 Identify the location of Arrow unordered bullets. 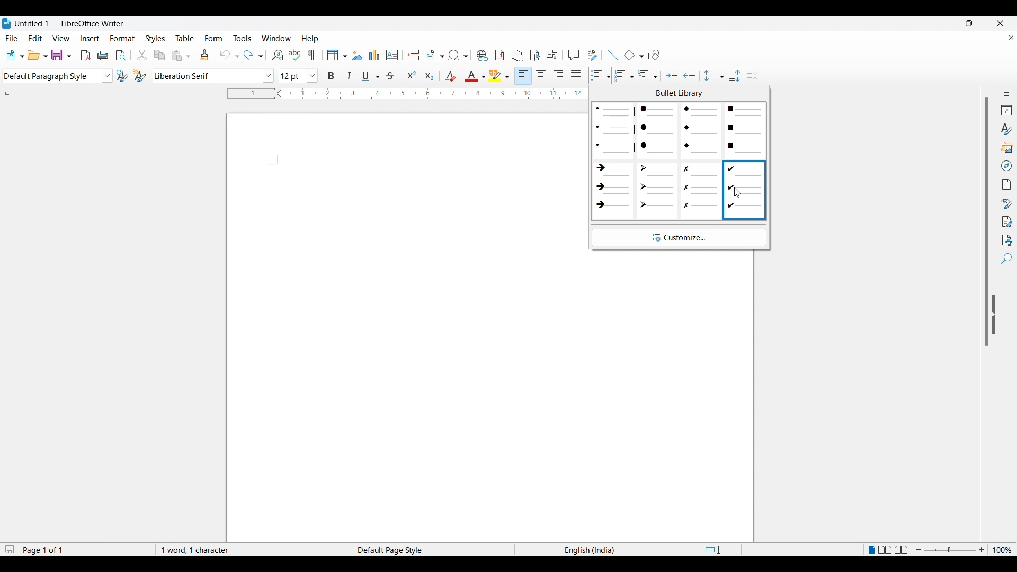
(613, 189).